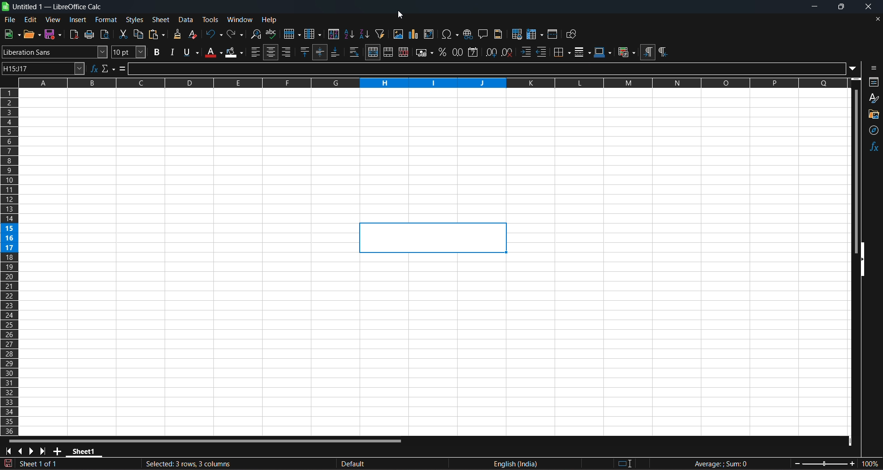  What do you see at coordinates (44, 451) in the screenshot?
I see `scroll to last sheet` at bounding box center [44, 451].